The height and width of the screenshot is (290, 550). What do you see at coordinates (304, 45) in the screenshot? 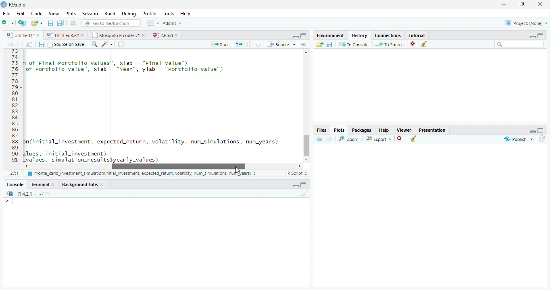
I see `Show document outline` at bounding box center [304, 45].